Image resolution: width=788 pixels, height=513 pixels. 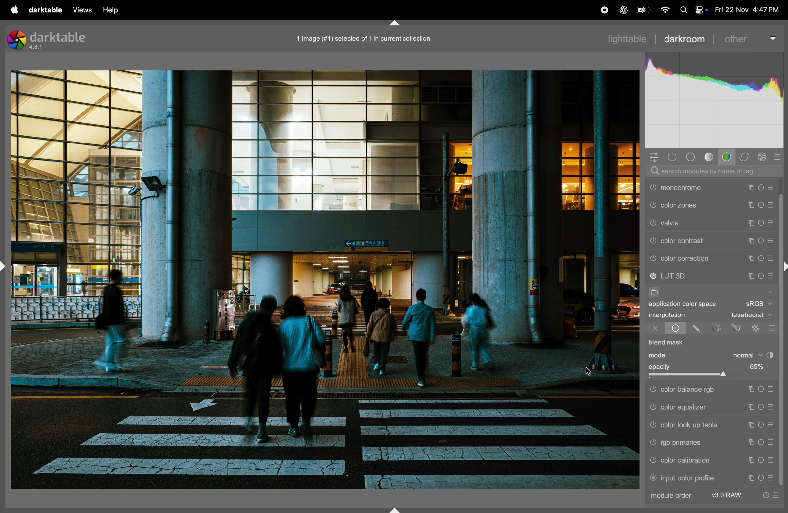 I want to click on color equalizer, so click(x=695, y=408).